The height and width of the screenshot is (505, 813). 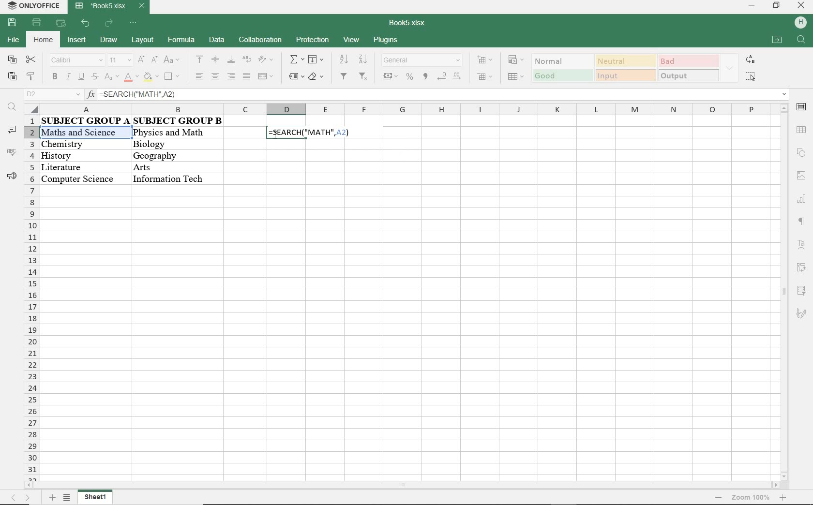 I want to click on copy style, so click(x=30, y=77).